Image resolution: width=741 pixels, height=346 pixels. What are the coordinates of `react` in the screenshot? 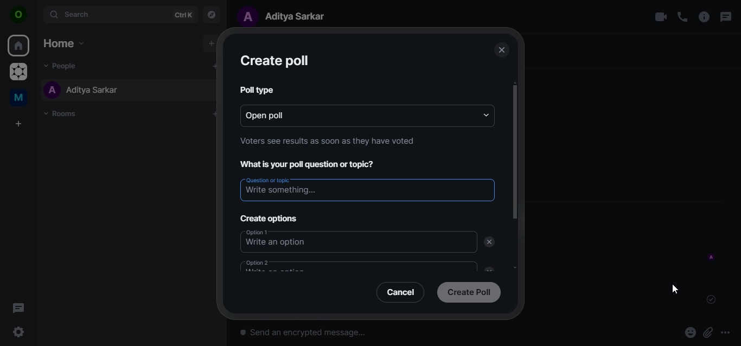 It's located at (691, 334).